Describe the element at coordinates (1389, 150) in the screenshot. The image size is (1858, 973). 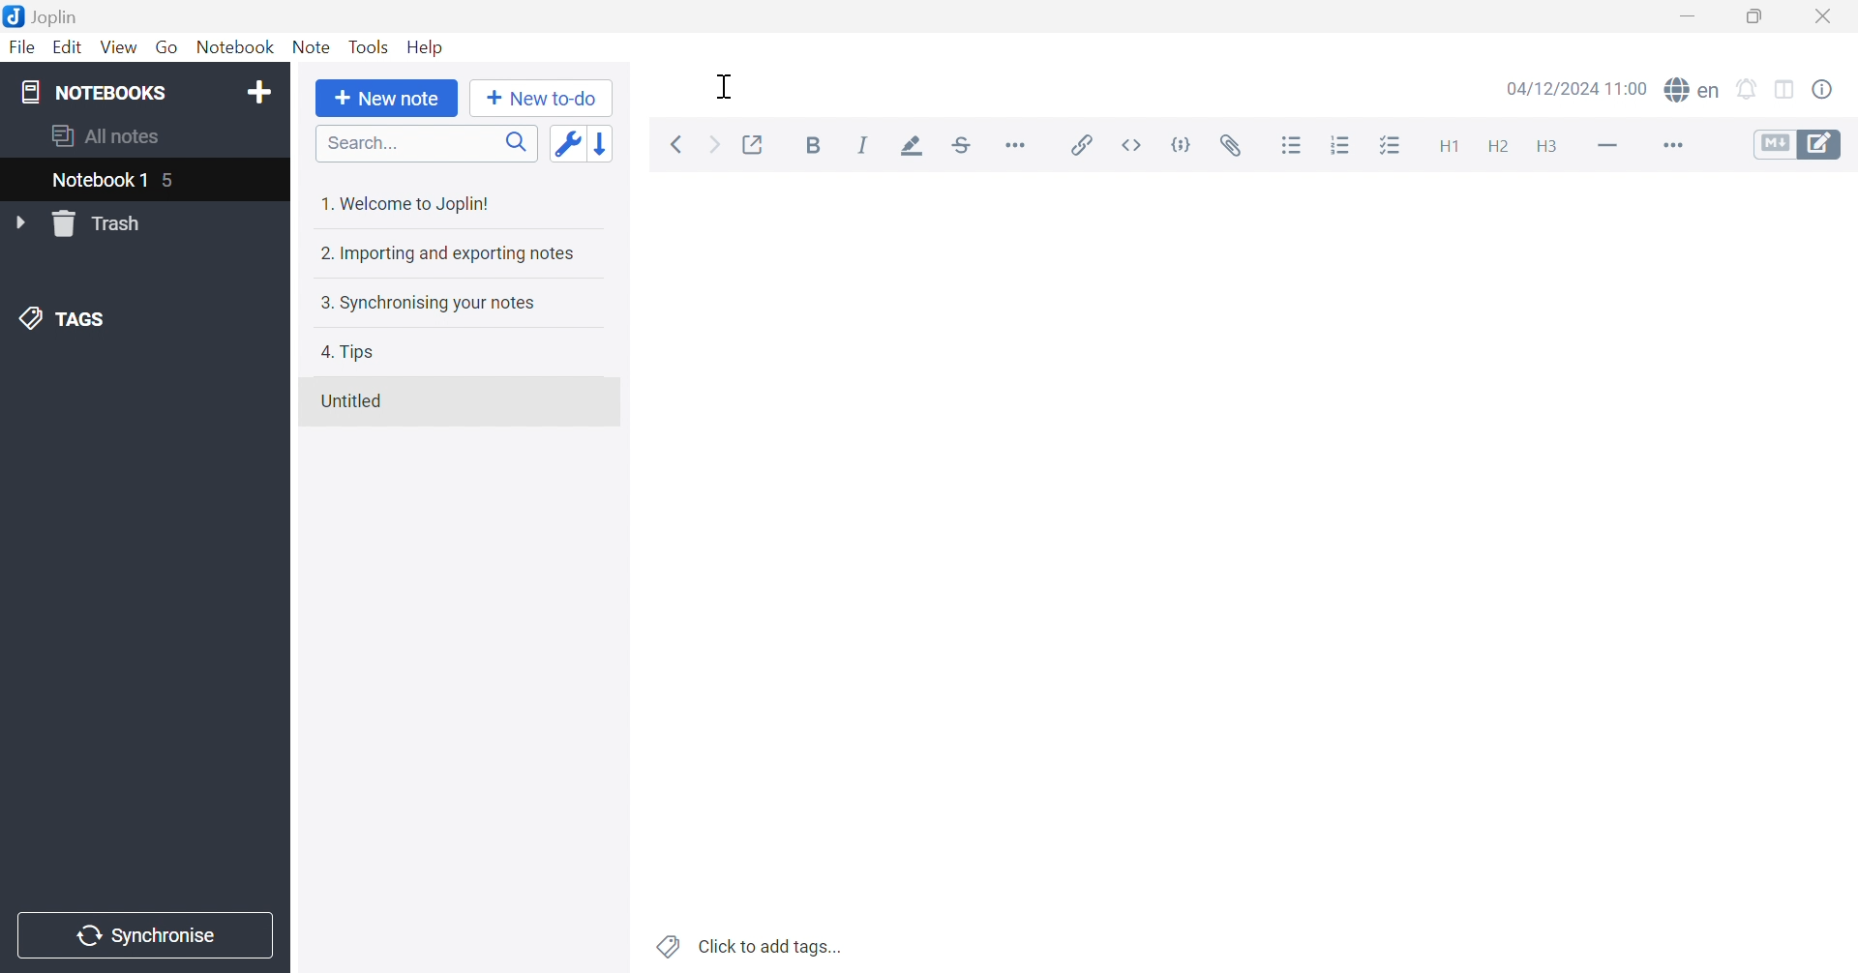
I see `Checkbox list` at that location.